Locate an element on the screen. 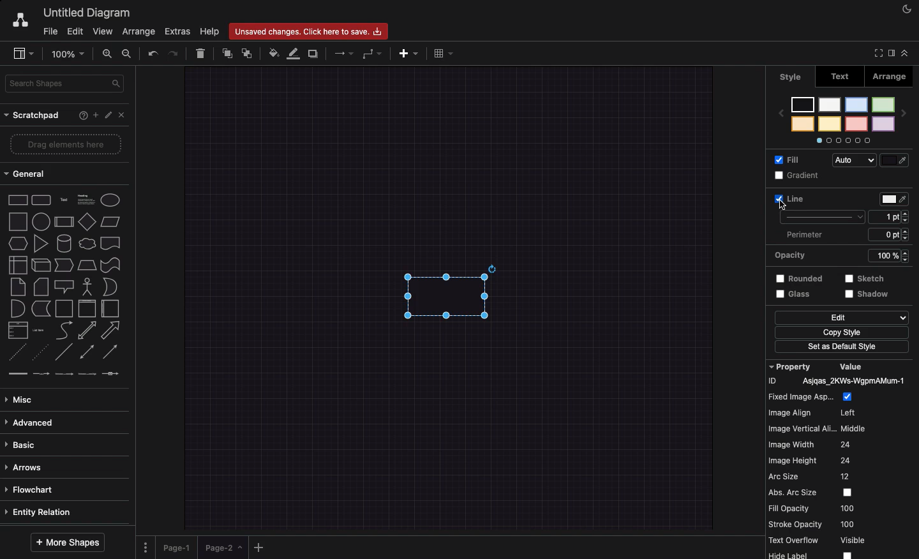 The height and width of the screenshot is (559, 919). Copy style is located at coordinates (841, 334).